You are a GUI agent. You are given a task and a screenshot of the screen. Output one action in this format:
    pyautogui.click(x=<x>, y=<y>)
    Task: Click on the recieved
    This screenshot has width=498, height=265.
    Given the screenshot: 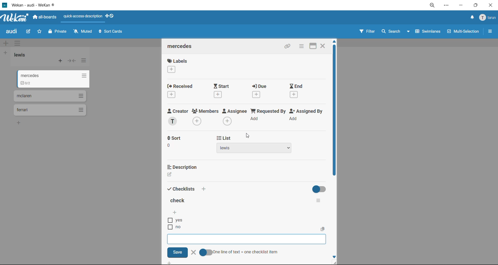 What is the action you would take?
    pyautogui.click(x=181, y=92)
    